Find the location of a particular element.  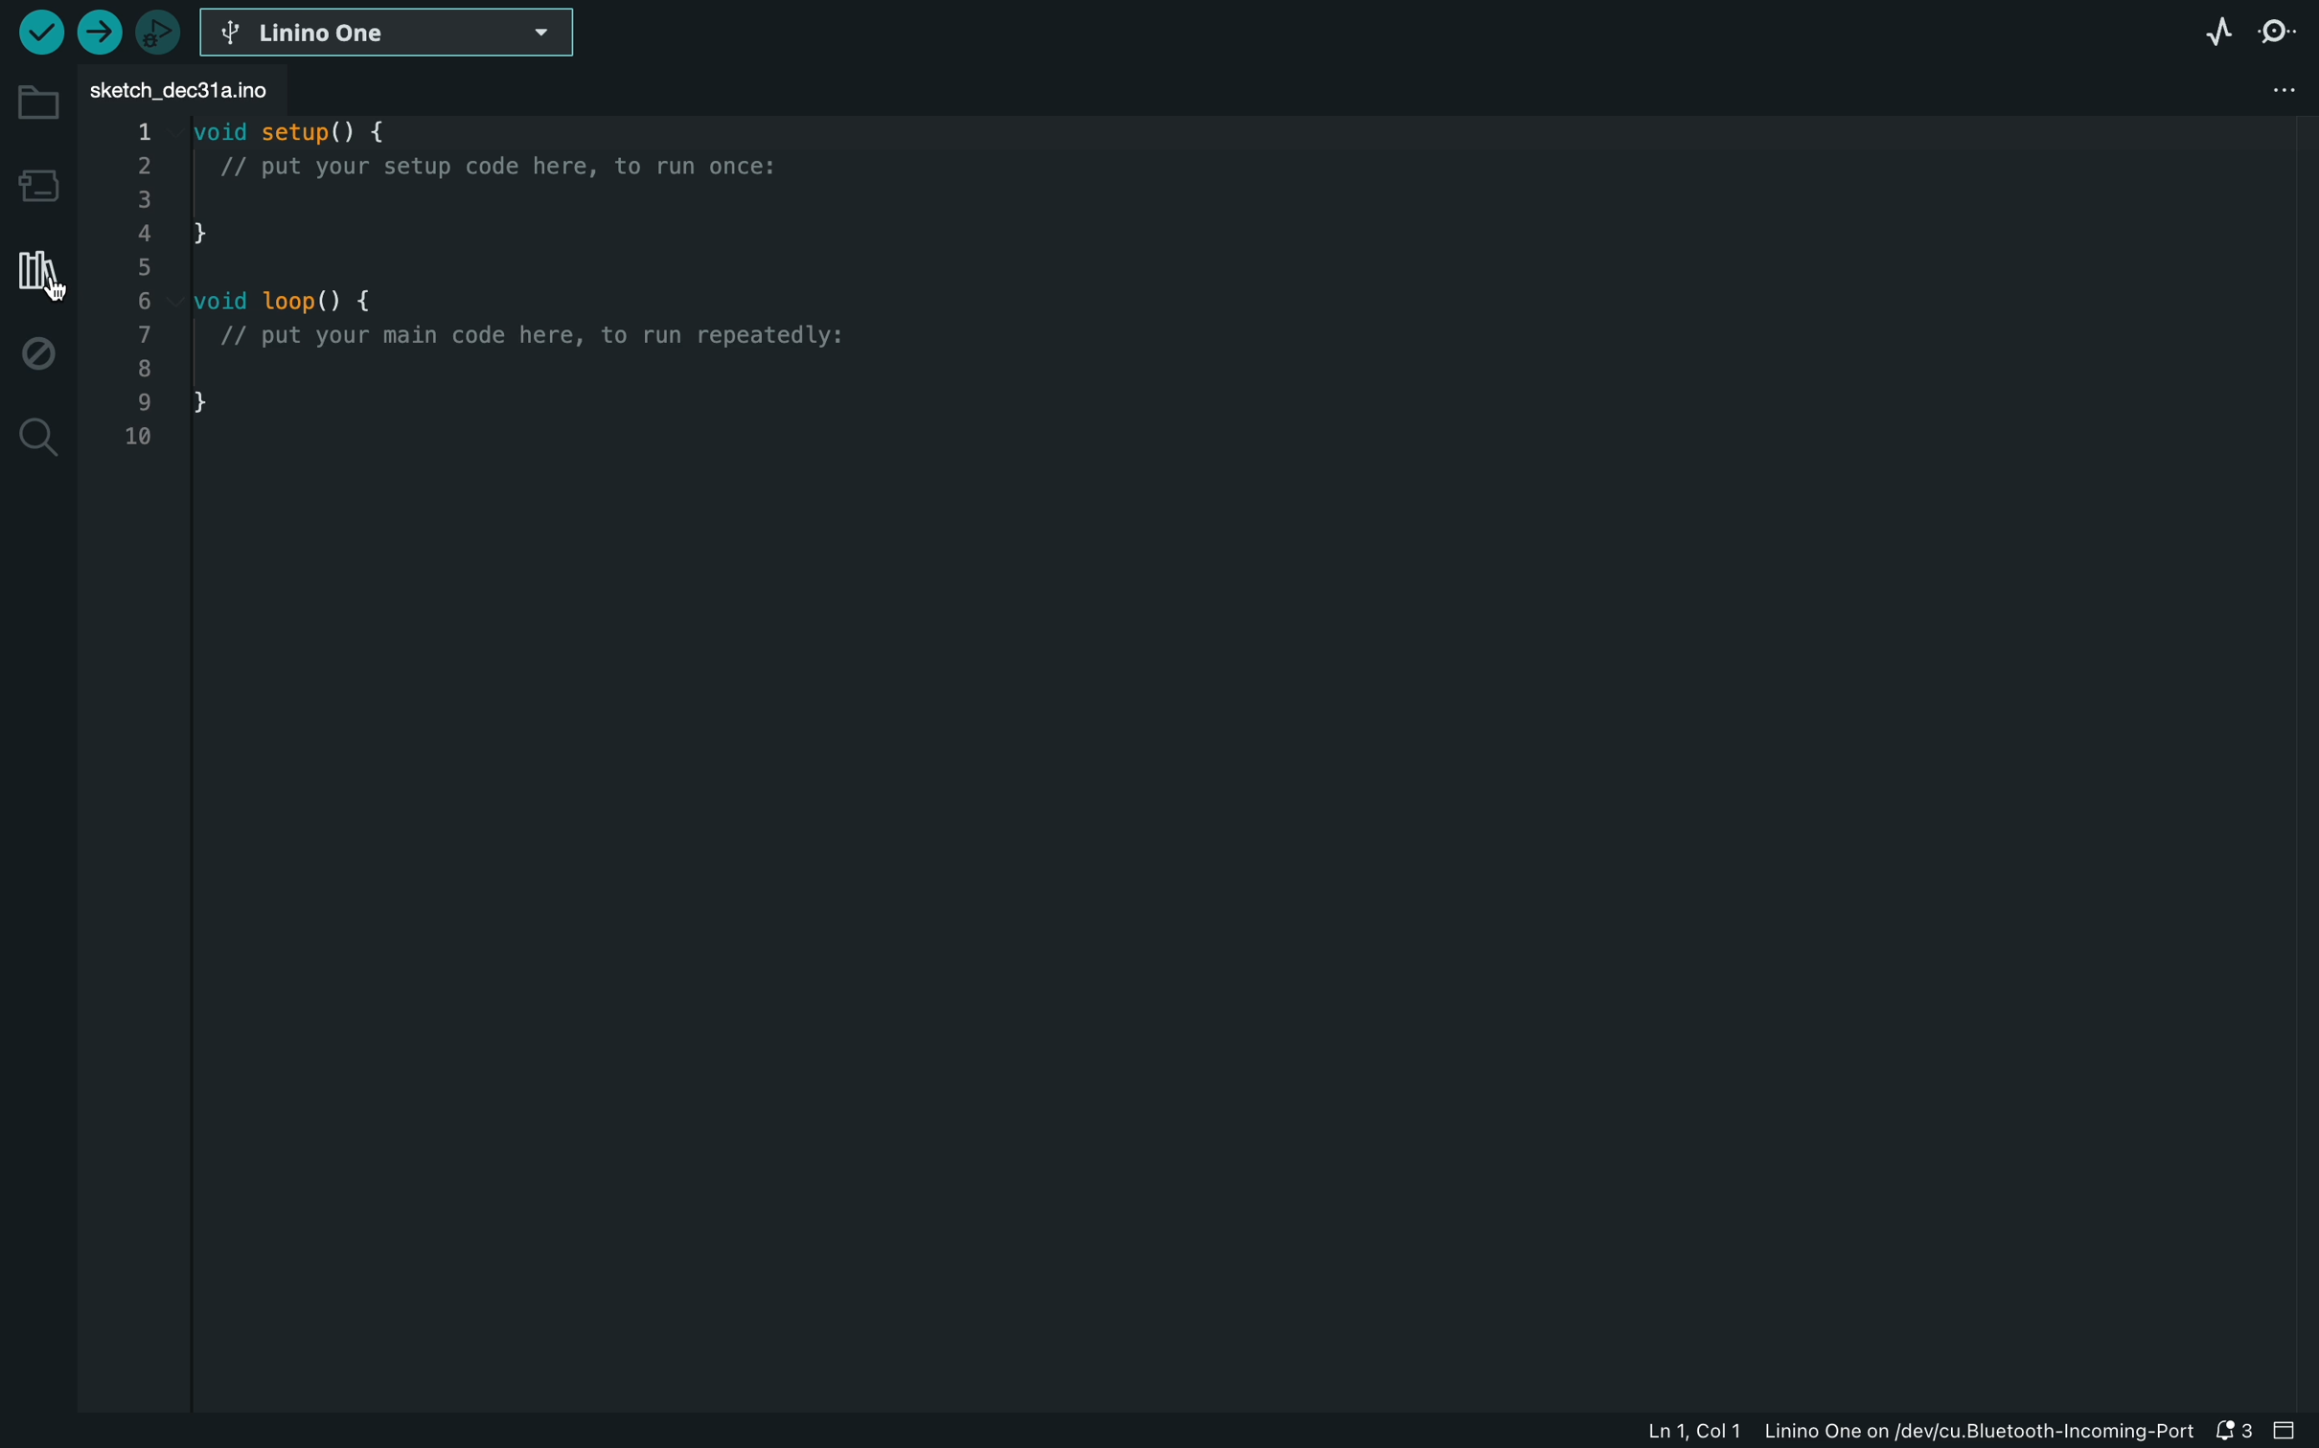

board selector is located at coordinates (383, 31).